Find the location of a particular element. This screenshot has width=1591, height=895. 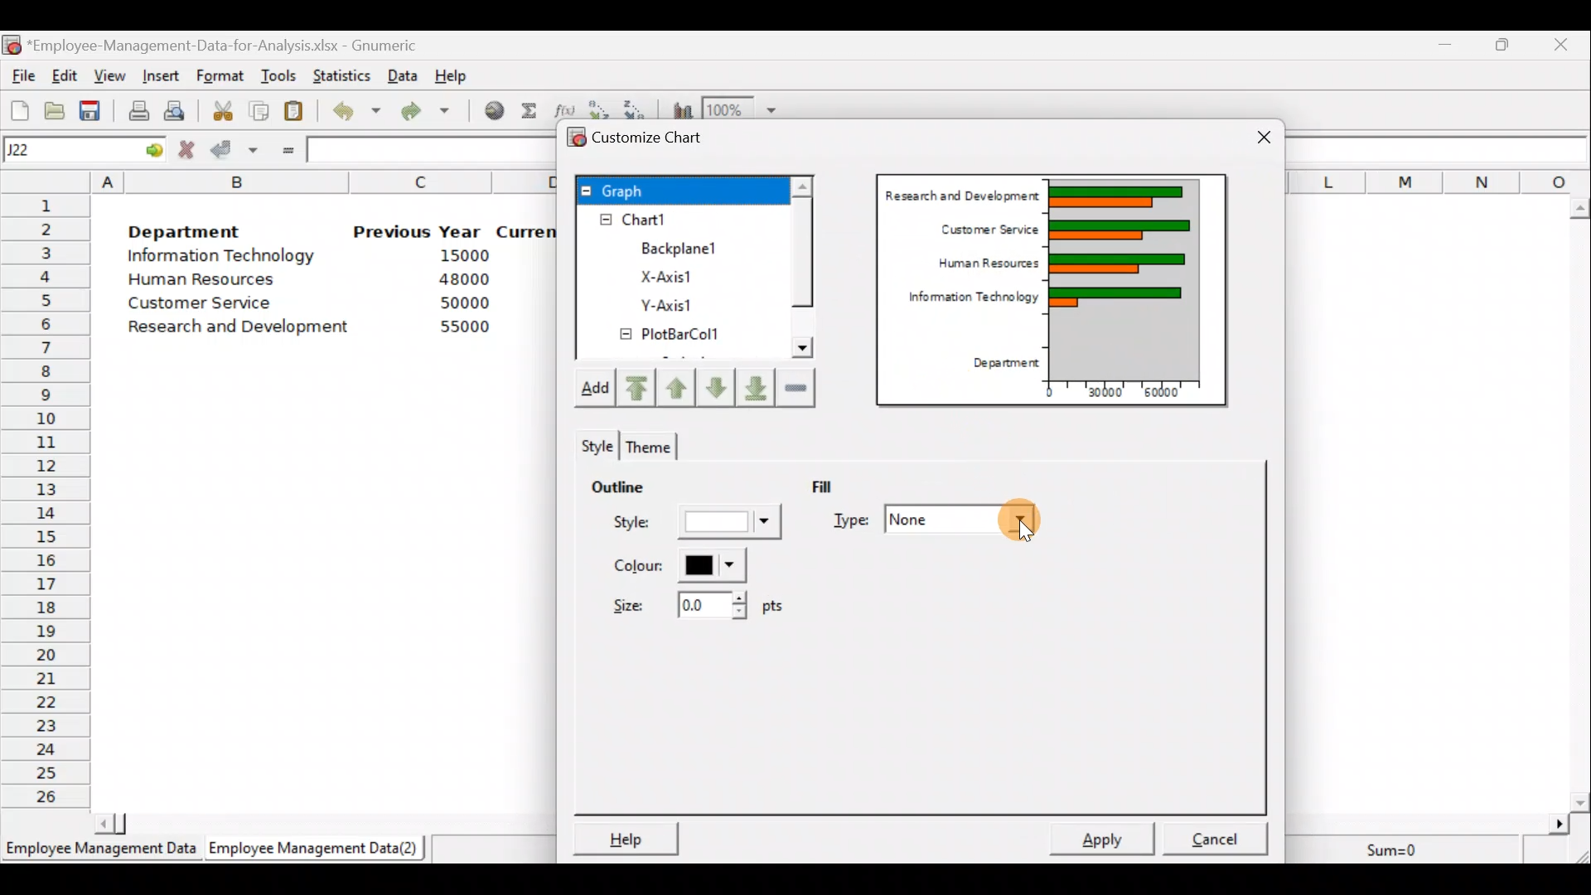

Tools is located at coordinates (278, 74).